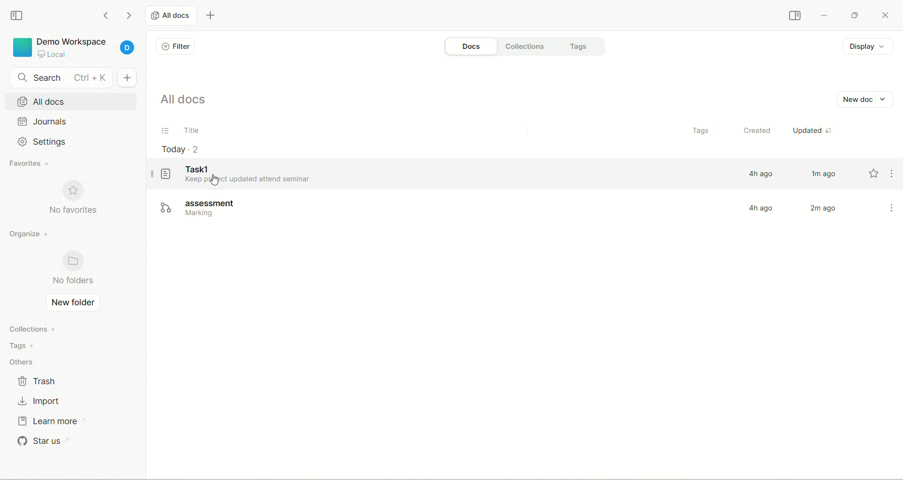  What do you see at coordinates (822, 172) in the screenshot?
I see `1m ago` at bounding box center [822, 172].